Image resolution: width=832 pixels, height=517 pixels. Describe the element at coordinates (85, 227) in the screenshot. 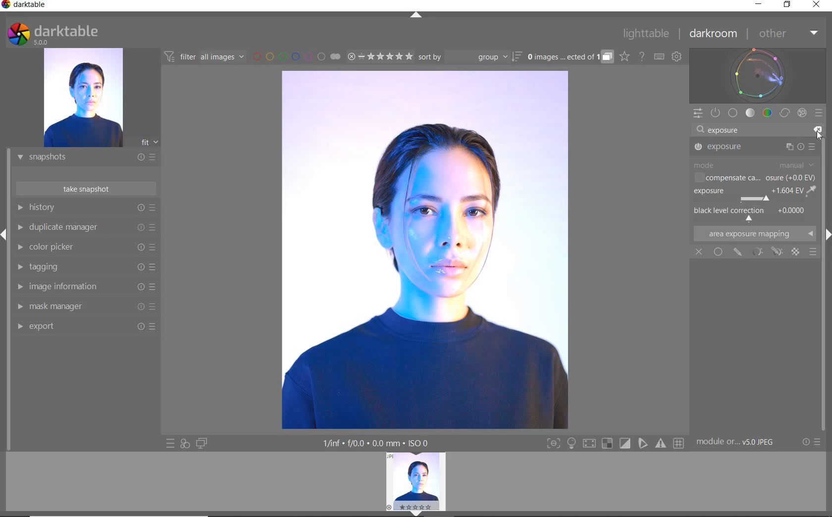

I see `DUPLICATE MANAGER` at that location.